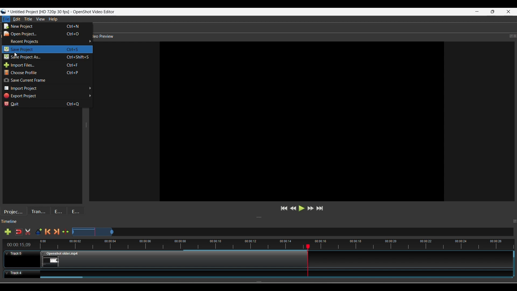 The height and width of the screenshot is (291, 517). I want to click on Title, so click(28, 19).